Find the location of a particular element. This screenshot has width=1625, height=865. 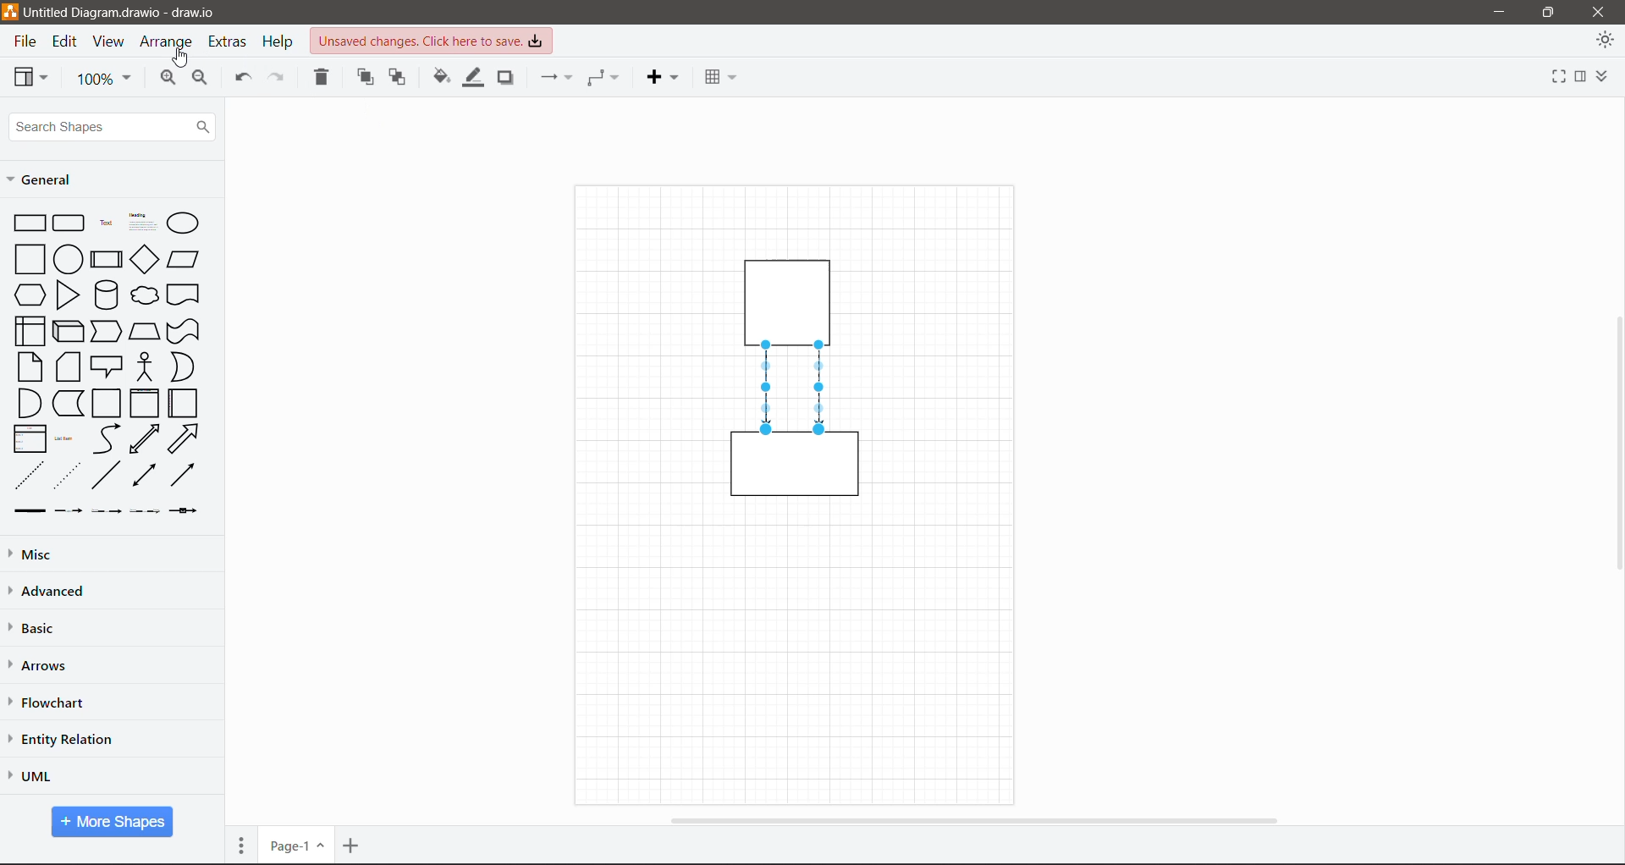

Triangle is located at coordinates (68, 295).